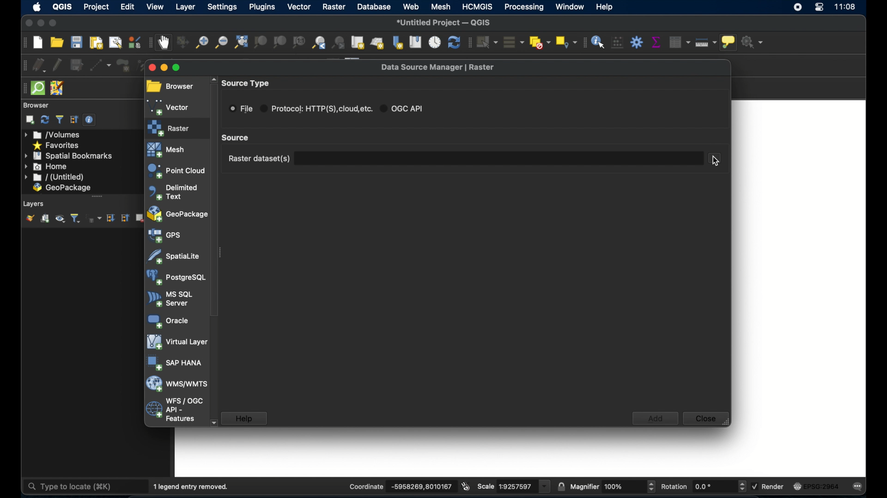  Describe the element at coordinates (165, 43) in the screenshot. I see `pan map` at that location.